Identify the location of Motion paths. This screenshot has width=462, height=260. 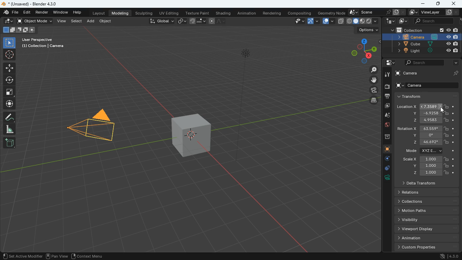
(426, 211).